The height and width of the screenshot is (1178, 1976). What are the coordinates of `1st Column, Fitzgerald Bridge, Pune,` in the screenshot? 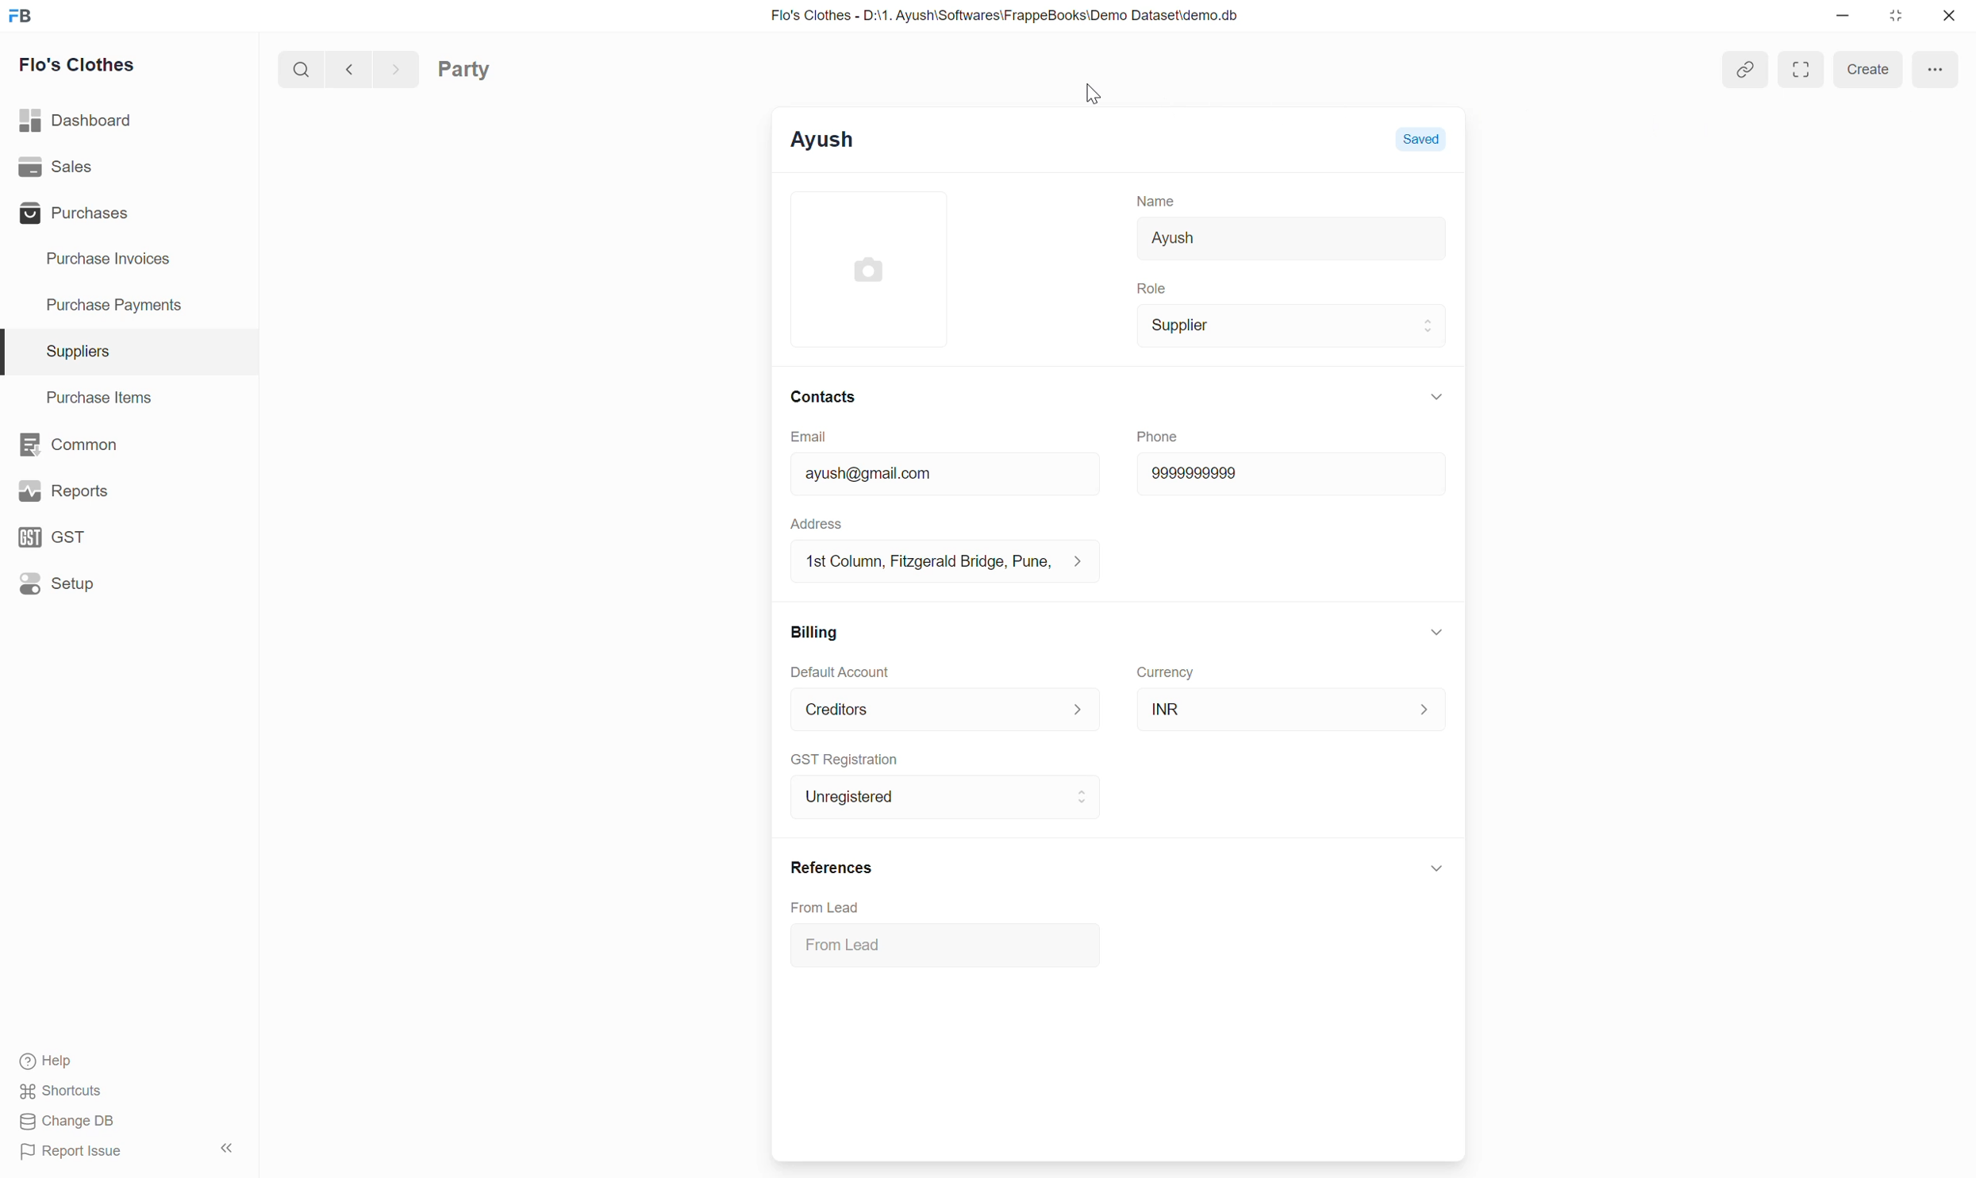 It's located at (947, 561).